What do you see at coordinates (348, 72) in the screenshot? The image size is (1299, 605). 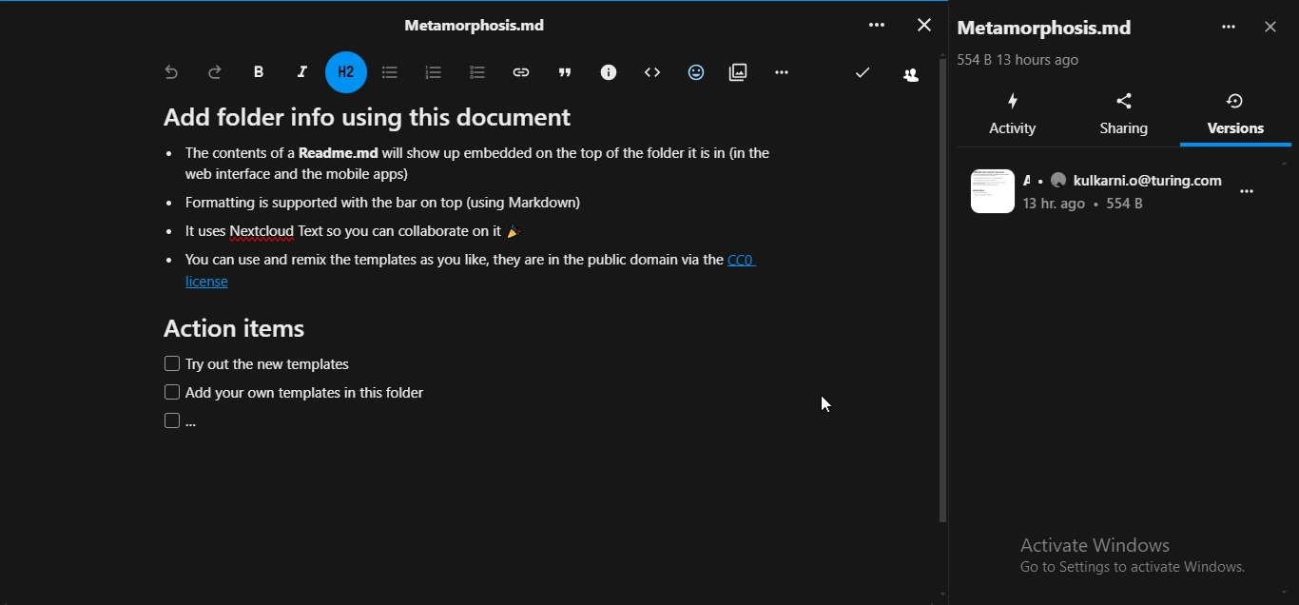 I see `headings` at bounding box center [348, 72].